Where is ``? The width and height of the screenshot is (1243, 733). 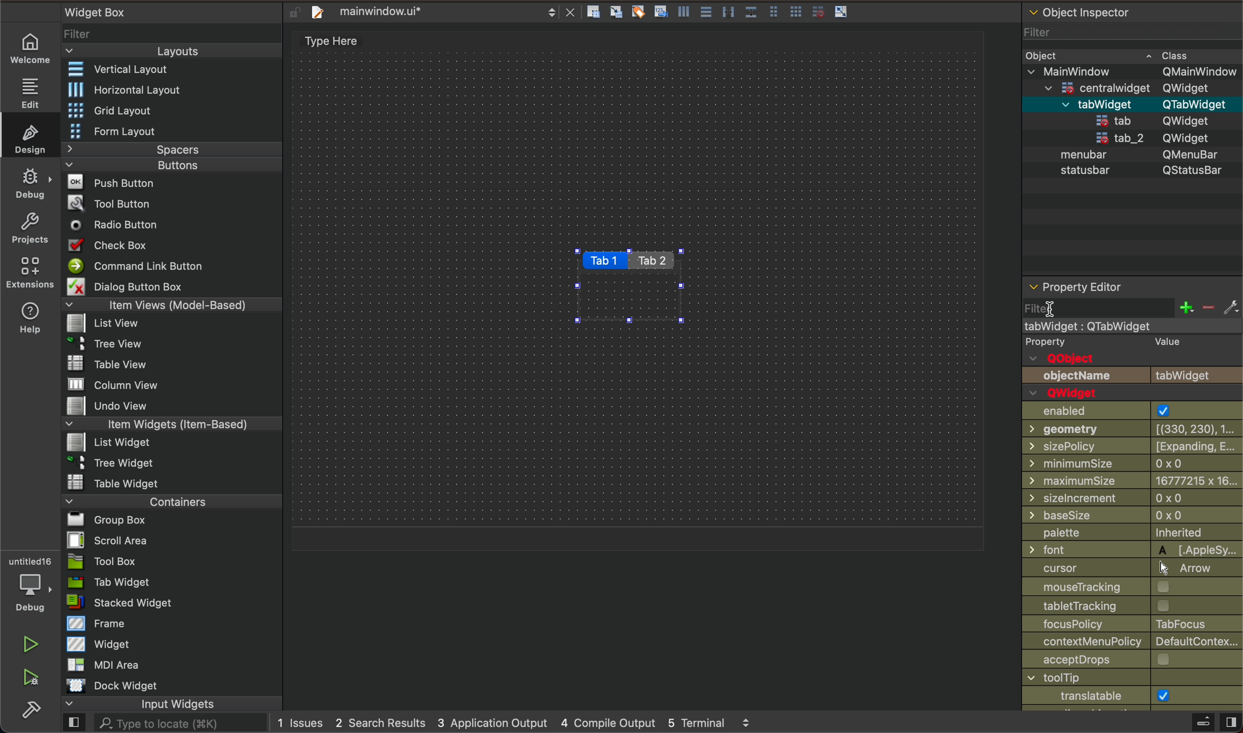
 is located at coordinates (1133, 482).